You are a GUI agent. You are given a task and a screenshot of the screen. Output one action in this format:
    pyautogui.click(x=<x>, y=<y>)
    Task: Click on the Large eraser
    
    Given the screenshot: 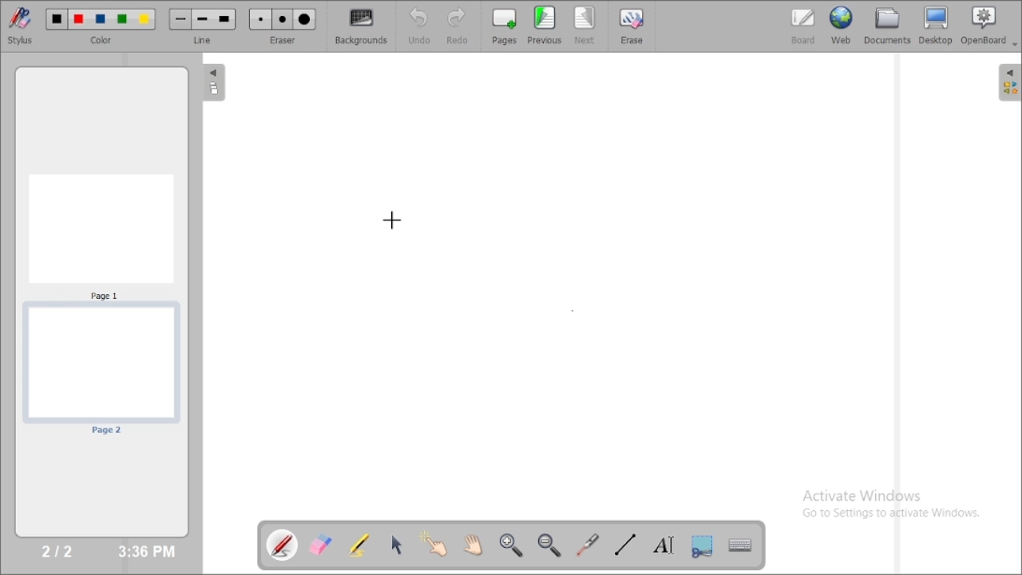 What is the action you would take?
    pyautogui.click(x=305, y=20)
    